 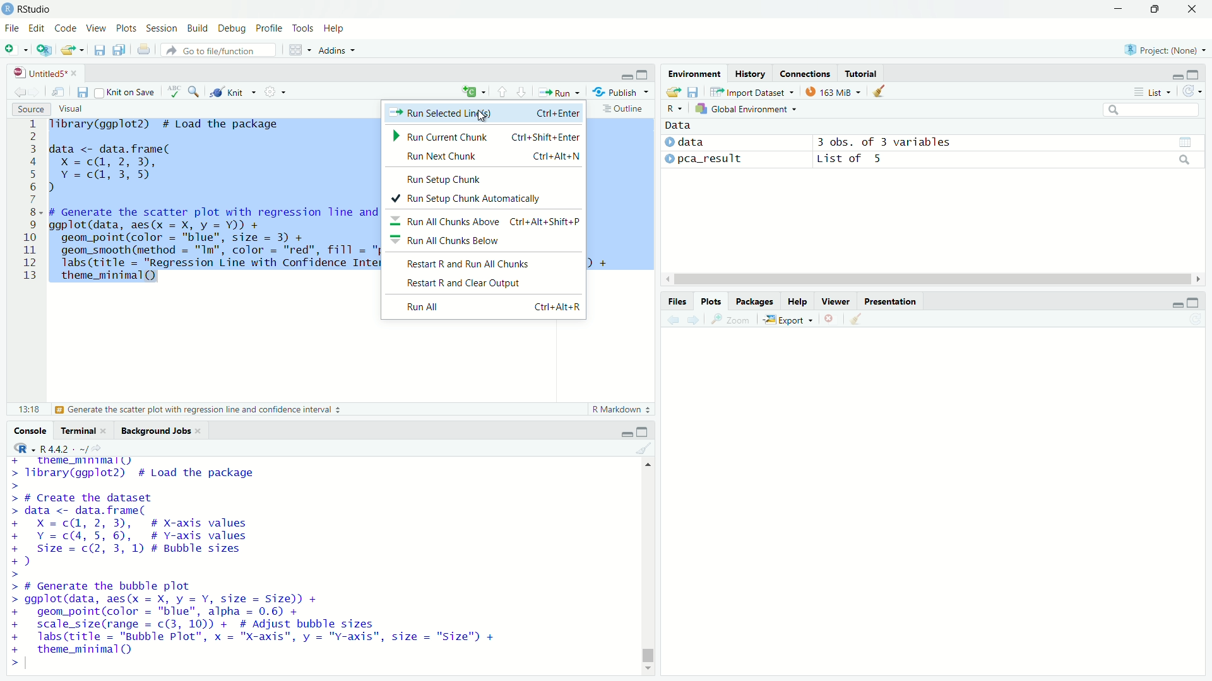 What do you see at coordinates (1191, 91) in the screenshot?
I see `Refresh the list of objects in the environment` at bounding box center [1191, 91].